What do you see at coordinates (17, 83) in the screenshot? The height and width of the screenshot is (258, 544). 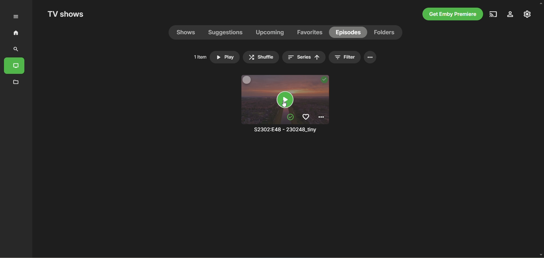 I see `folder` at bounding box center [17, 83].